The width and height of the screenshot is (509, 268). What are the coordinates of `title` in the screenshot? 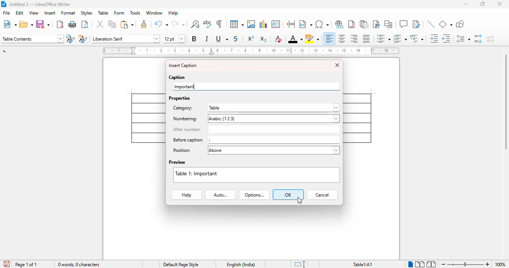 It's located at (40, 4).